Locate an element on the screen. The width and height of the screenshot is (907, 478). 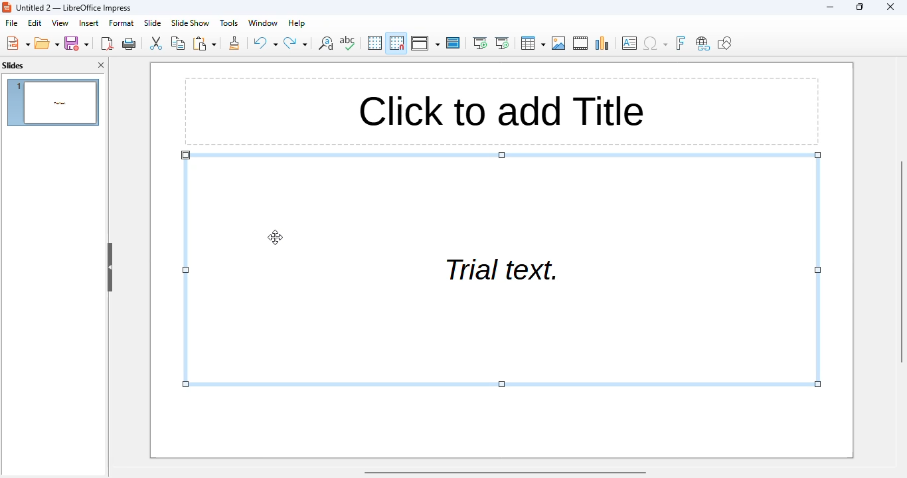
maximize is located at coordinates (860, 6).